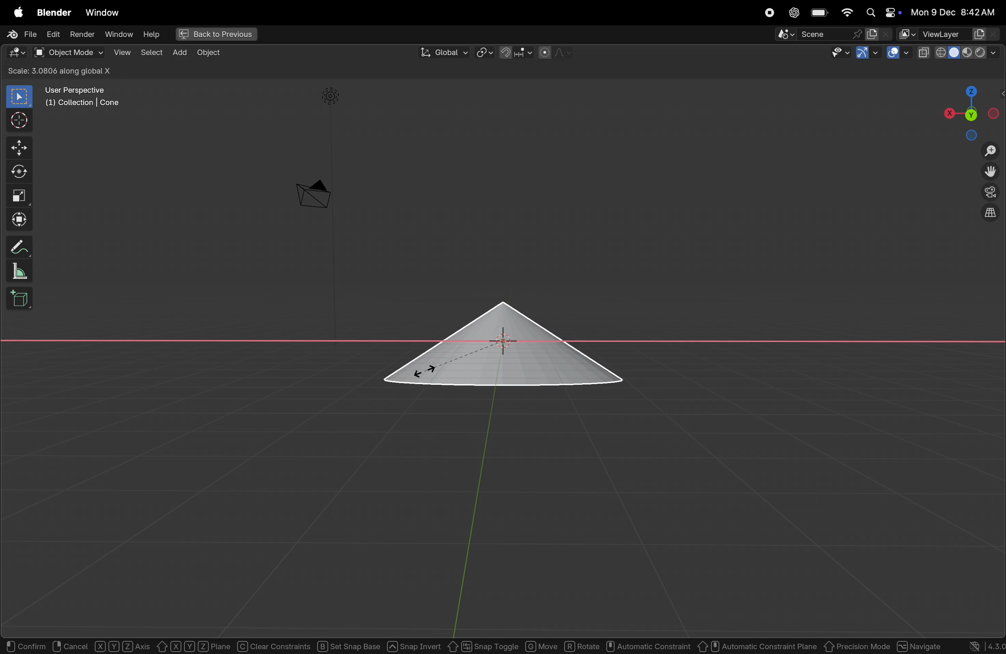  I want to click on Window, so click(103, 12).